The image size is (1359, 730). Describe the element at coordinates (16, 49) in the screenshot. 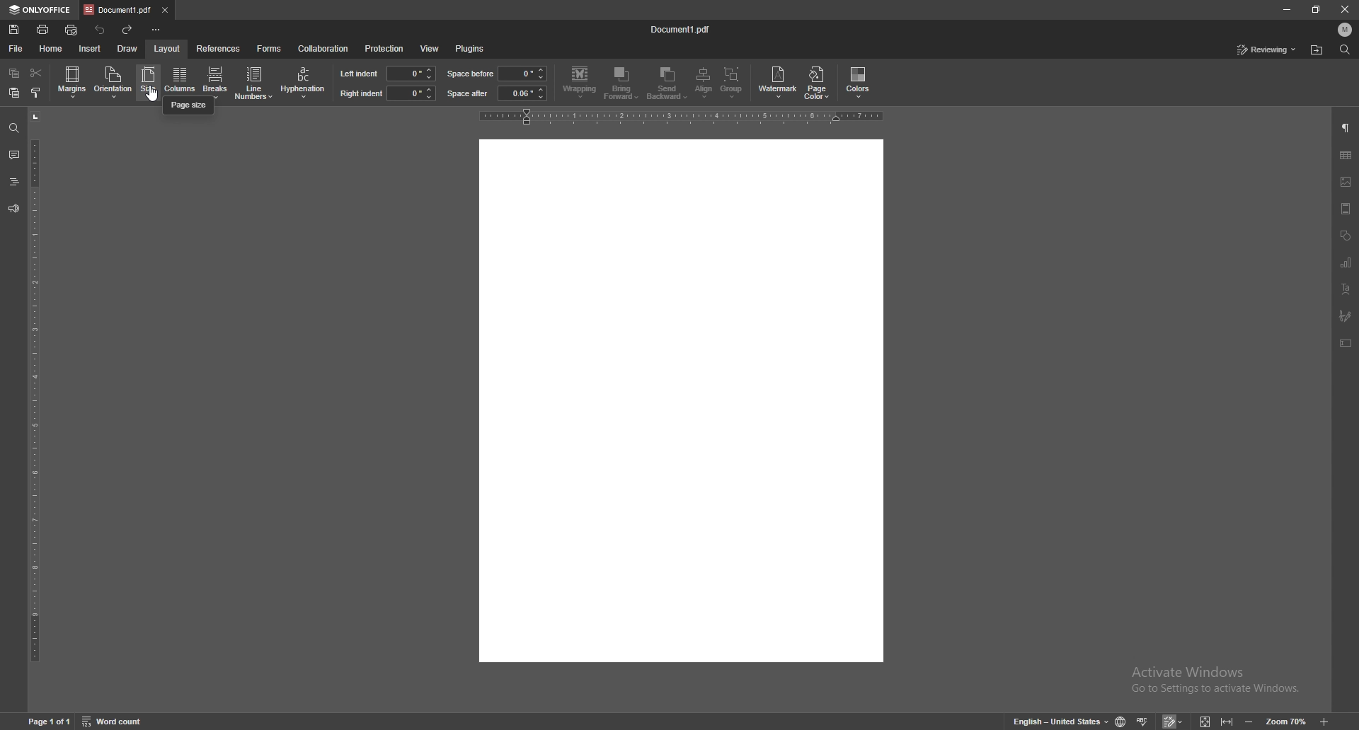

I see `file` at that location.